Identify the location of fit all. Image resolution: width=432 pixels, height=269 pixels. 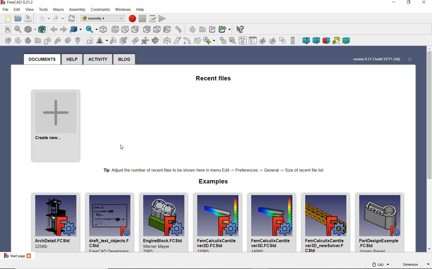
(7, 29).